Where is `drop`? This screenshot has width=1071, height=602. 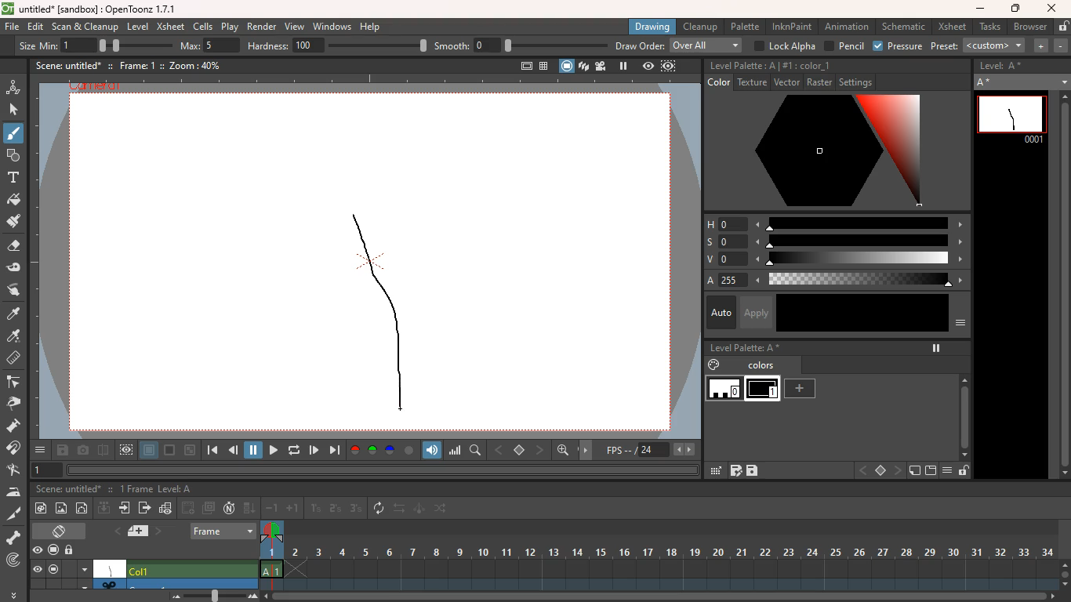 drop is located at coordinates (15, 337).